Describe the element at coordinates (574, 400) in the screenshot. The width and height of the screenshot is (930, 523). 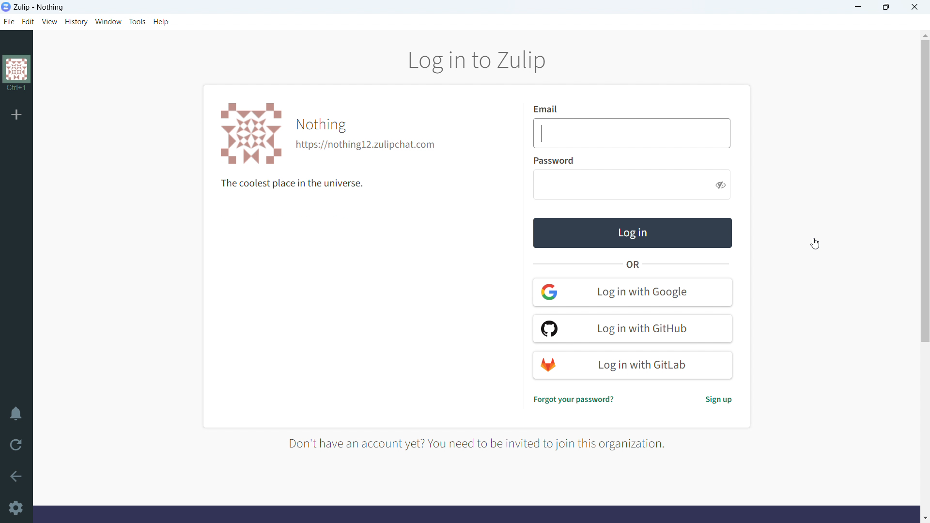
I see `forgot your password?` at that location.